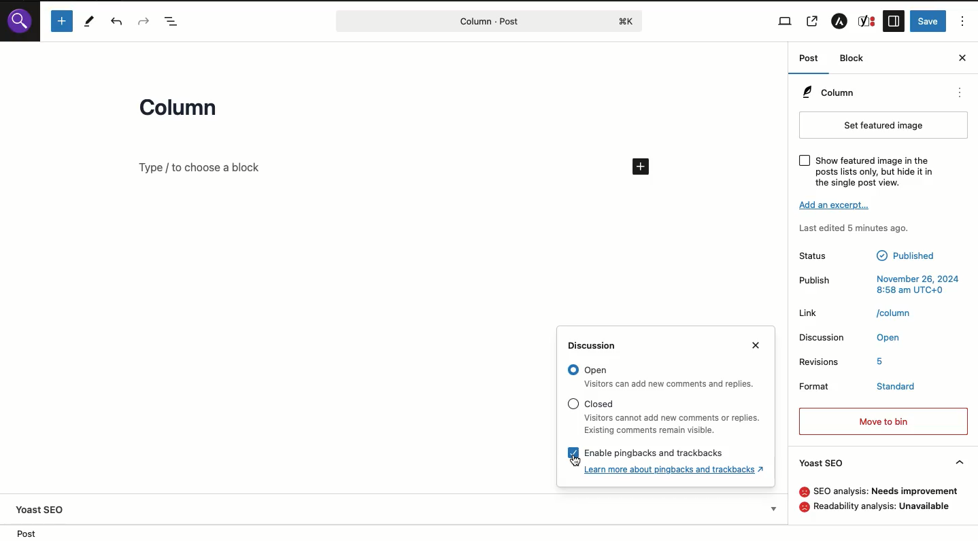 The height and width of the screenshot is (541, 978). I want to click on Drop-down , so click(775, 508).